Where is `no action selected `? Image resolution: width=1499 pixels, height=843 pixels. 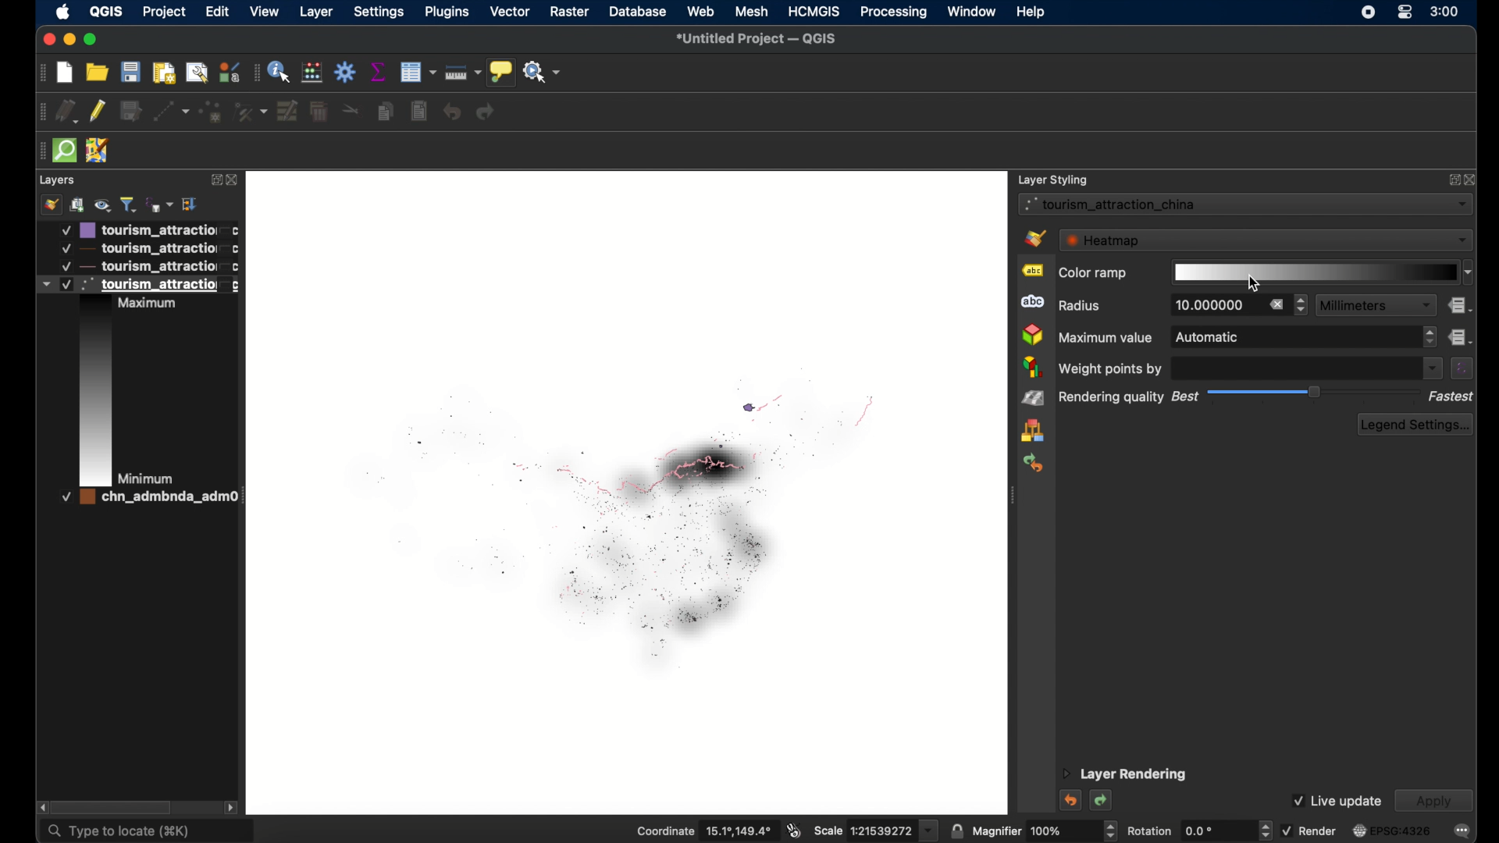 no action selected  is located at coordinates (543, 72).